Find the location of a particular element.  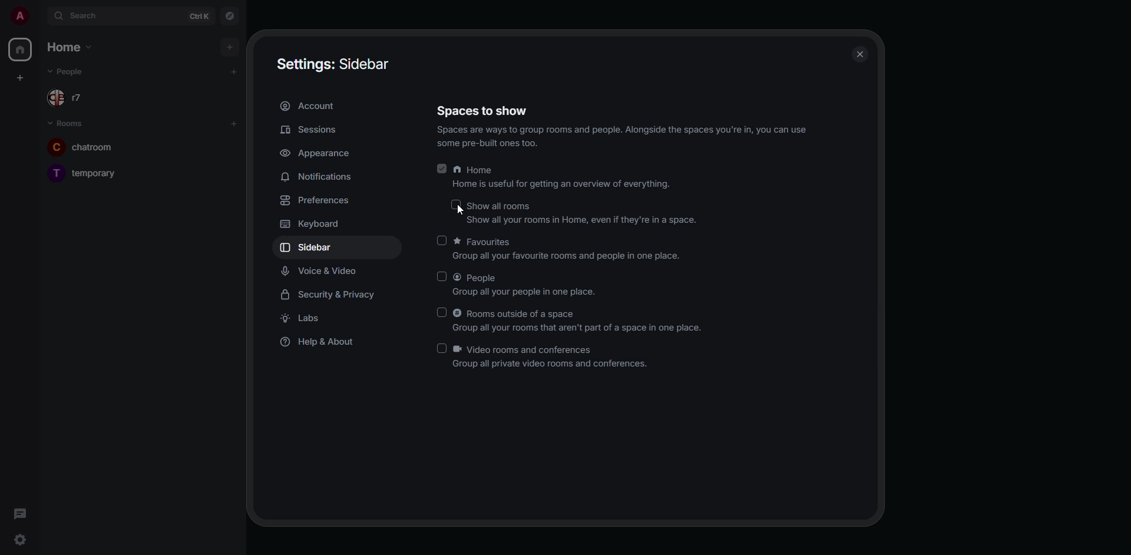

add is located at coordinates (230, 47).